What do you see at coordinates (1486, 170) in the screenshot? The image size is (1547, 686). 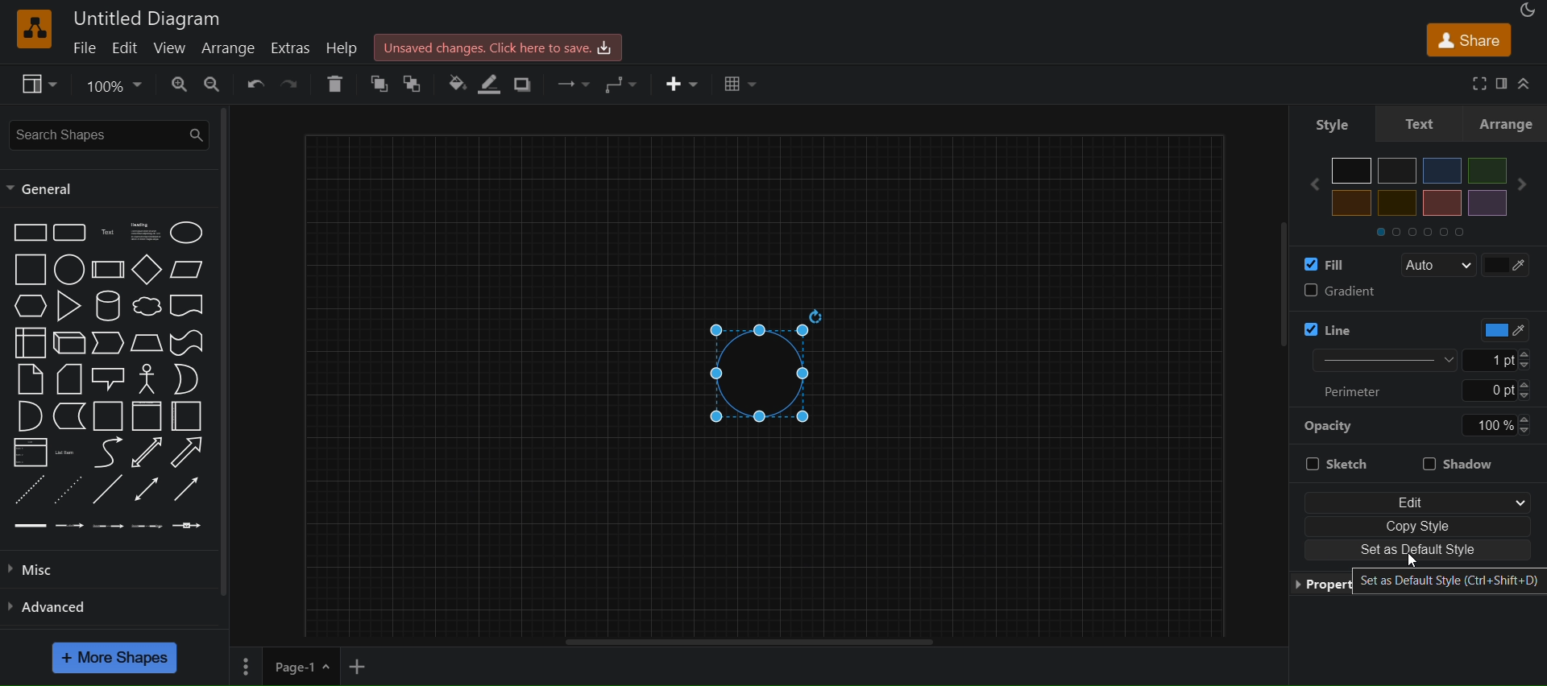 I see `green color` at bounding box center [1486, 170].